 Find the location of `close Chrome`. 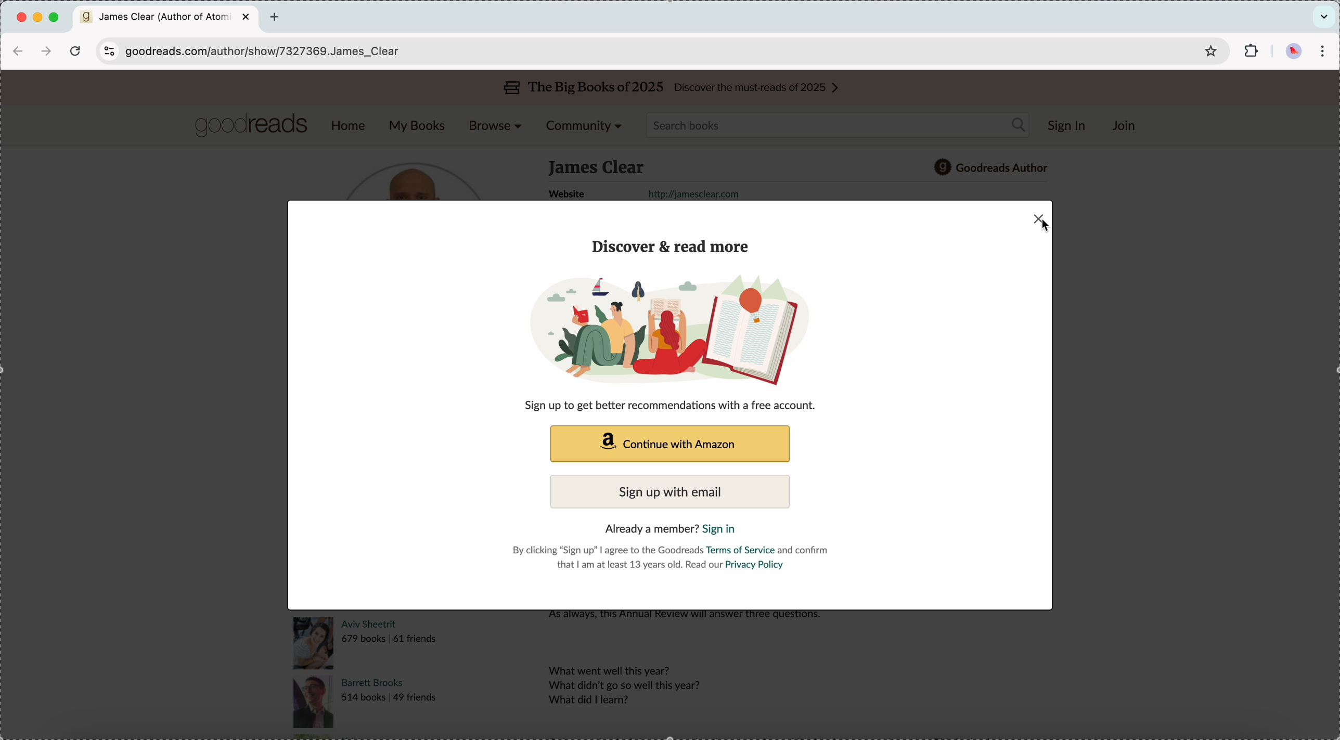

close Chrome is located at coordinates (21, 19).